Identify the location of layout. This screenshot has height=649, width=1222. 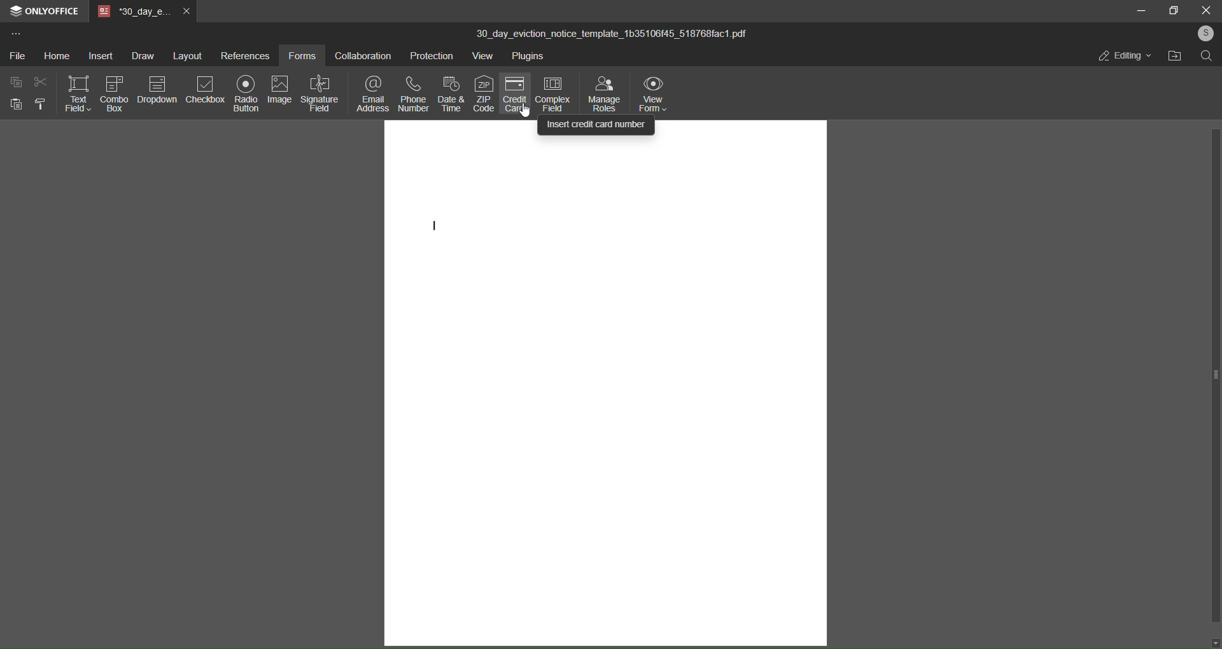
(186, 55).